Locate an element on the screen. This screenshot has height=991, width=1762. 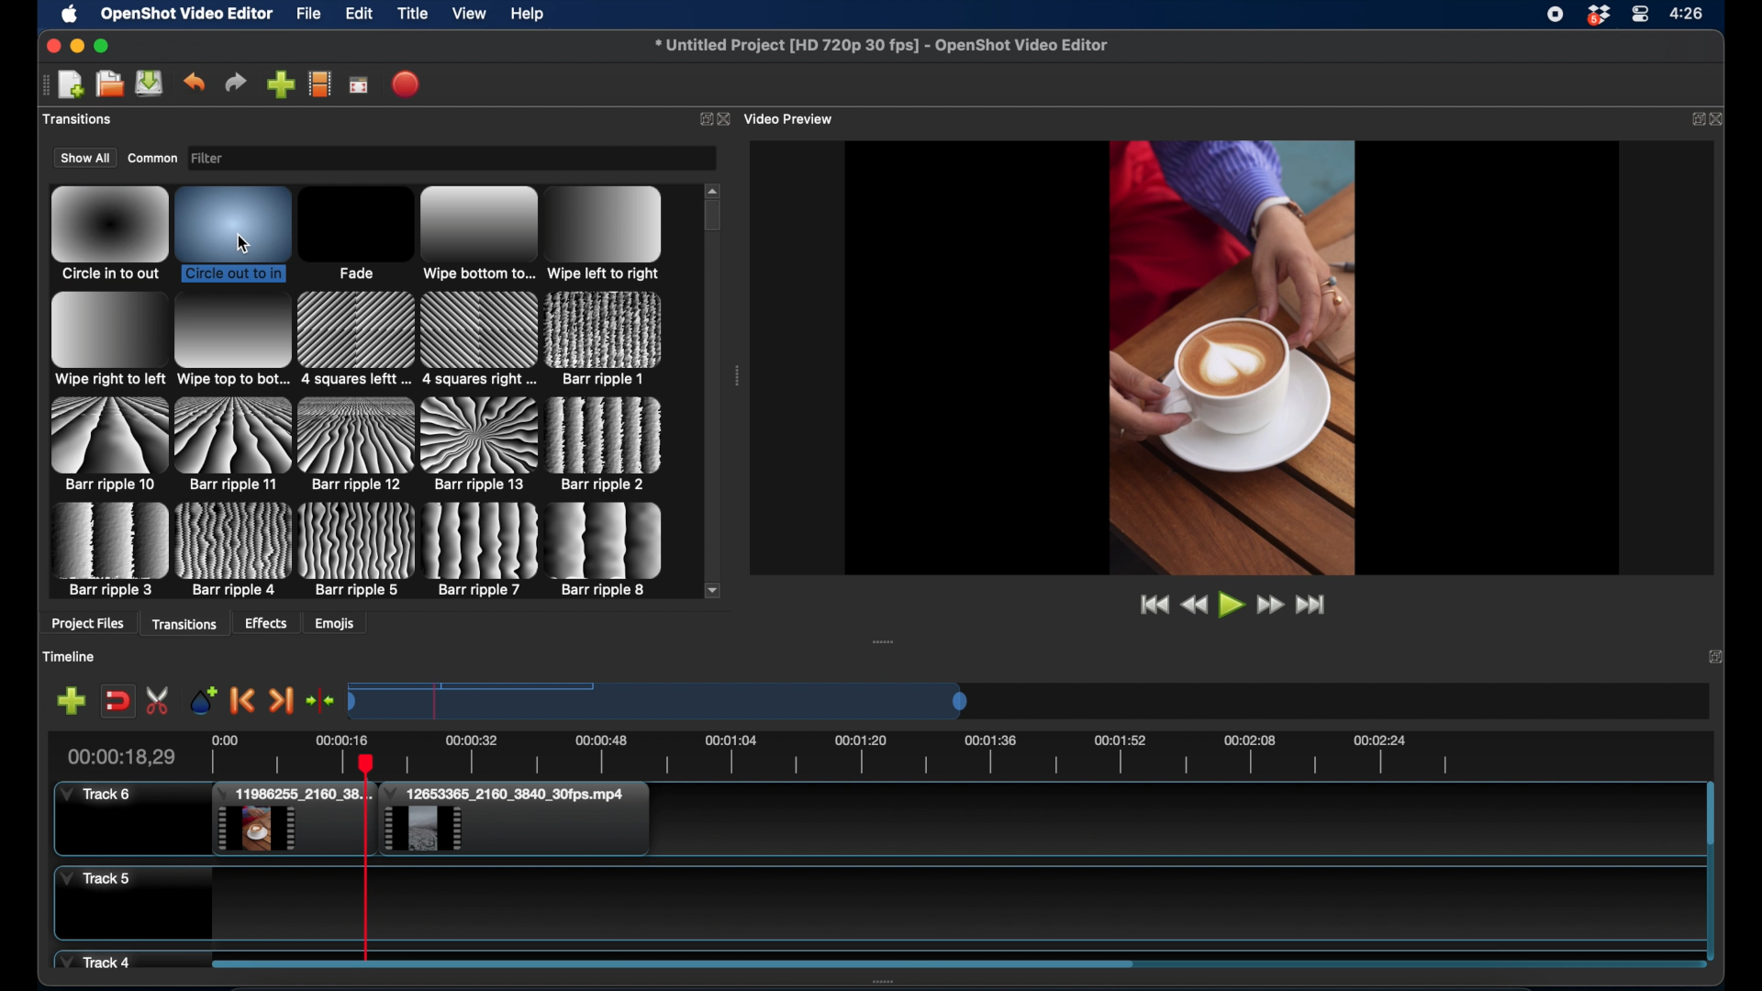
transitions is located at coordinates (186, 623).